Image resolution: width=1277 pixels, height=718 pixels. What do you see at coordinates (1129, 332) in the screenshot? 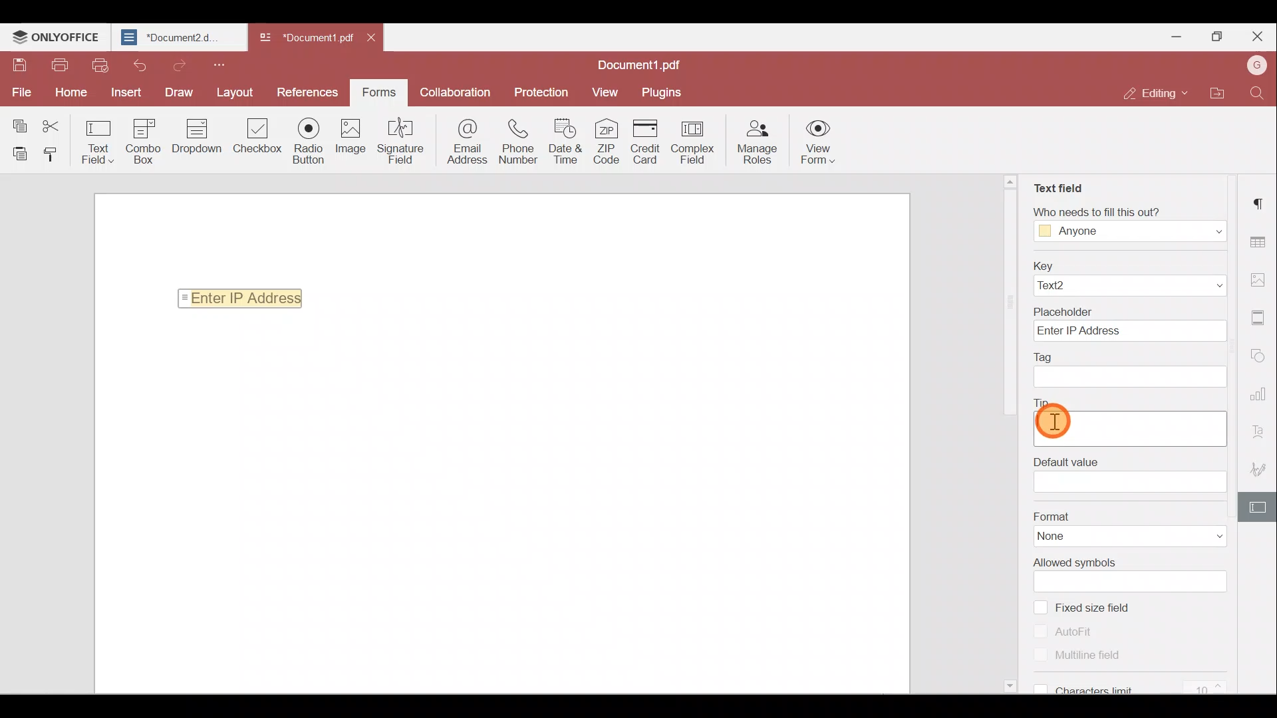
I see `Enter IP Address` at bounding box center [1129, 332].